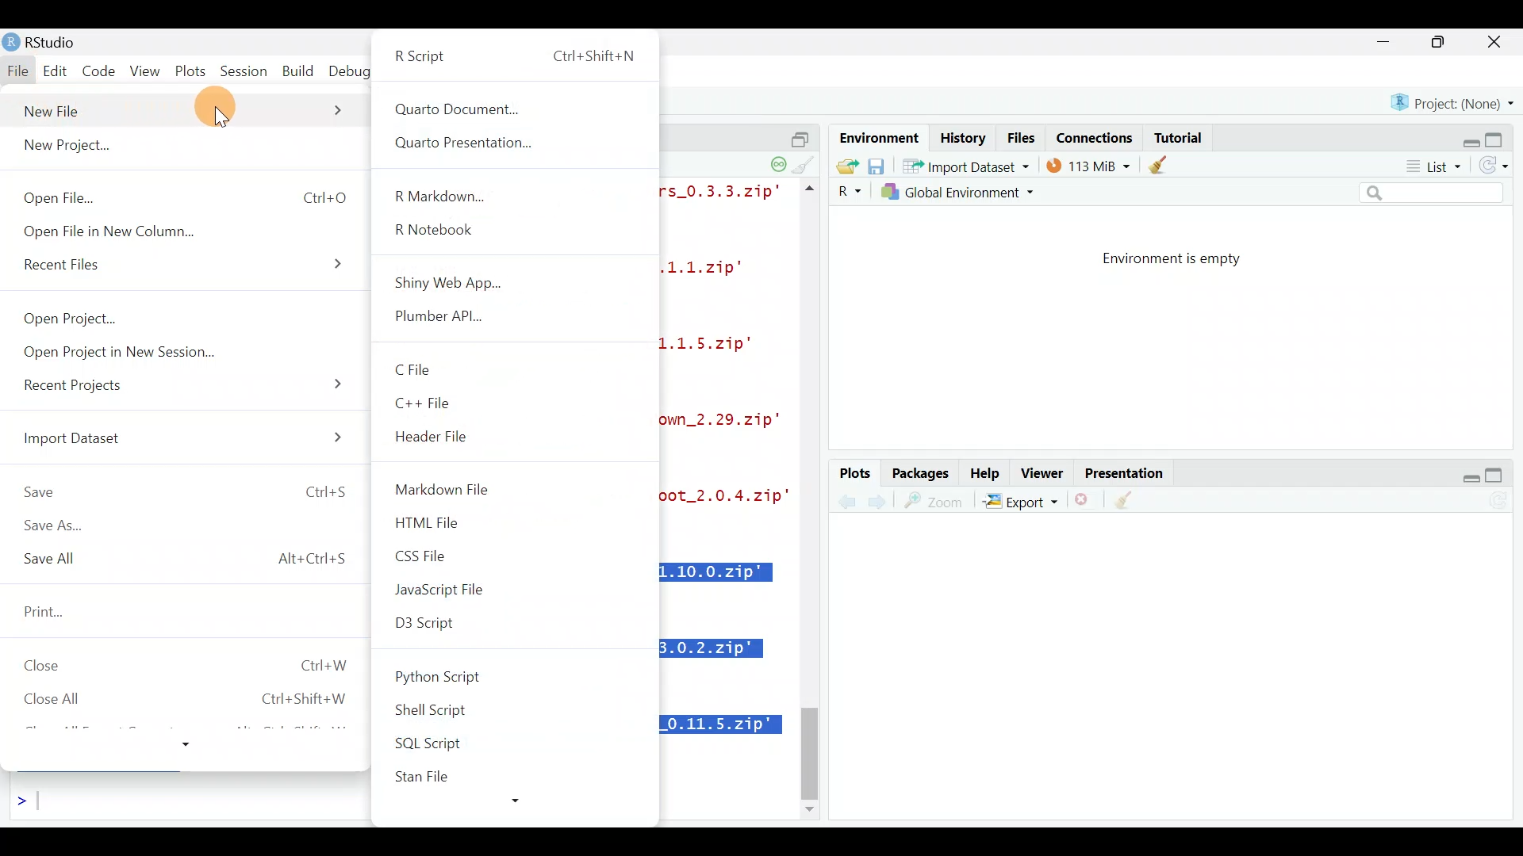 This screenshot has height=856, width=1523. I want to click on SQL Script, so click(432, 742).